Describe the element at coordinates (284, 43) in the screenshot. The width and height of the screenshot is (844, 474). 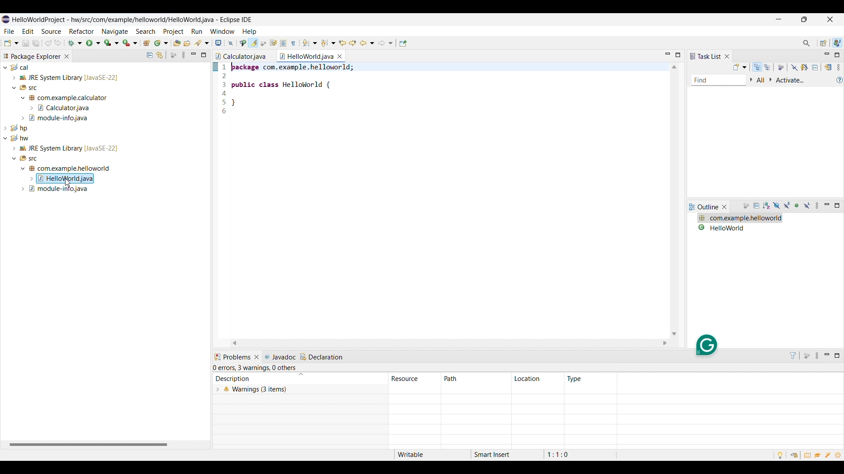
I see `Toggle block selection` at that location.